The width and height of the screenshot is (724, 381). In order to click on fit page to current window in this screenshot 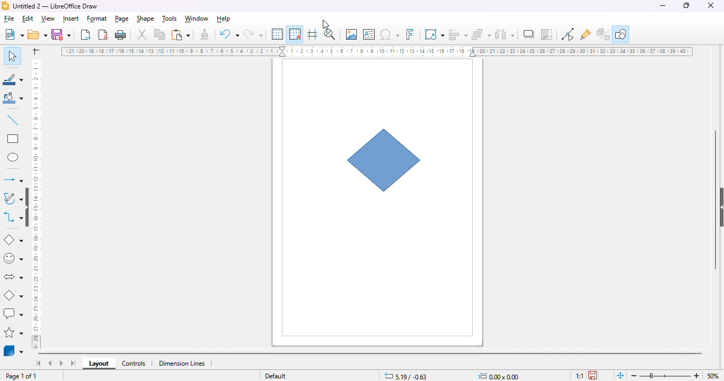, I will do `click(620, 375)`.